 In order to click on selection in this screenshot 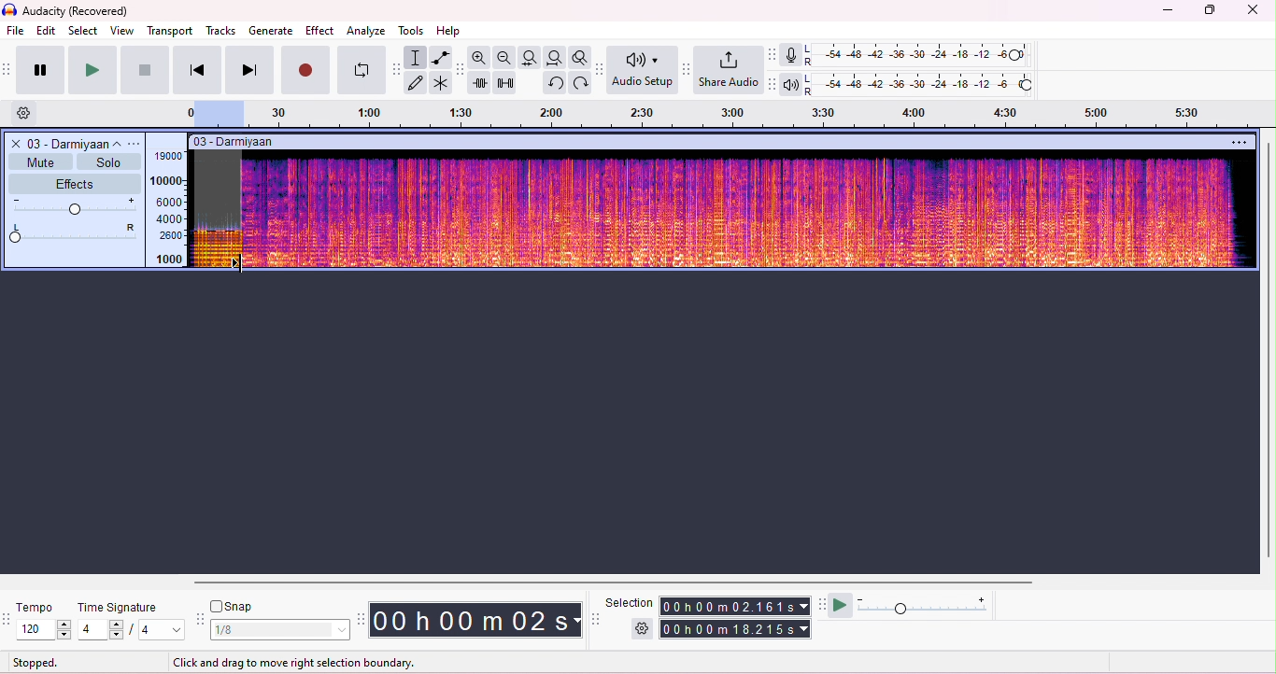, I will do `click(418, 58)`.